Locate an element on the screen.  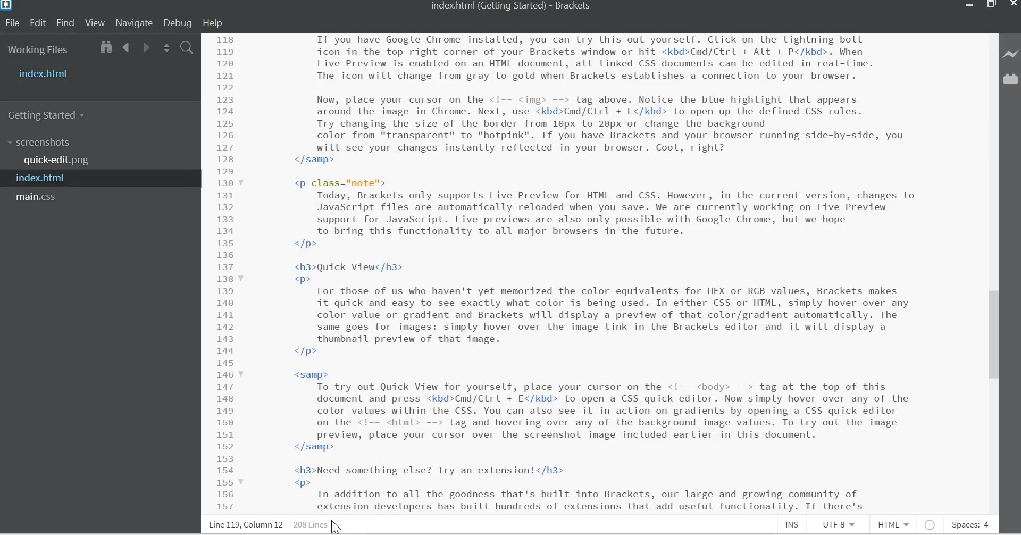
Lines is located at coordinates (312, 524).